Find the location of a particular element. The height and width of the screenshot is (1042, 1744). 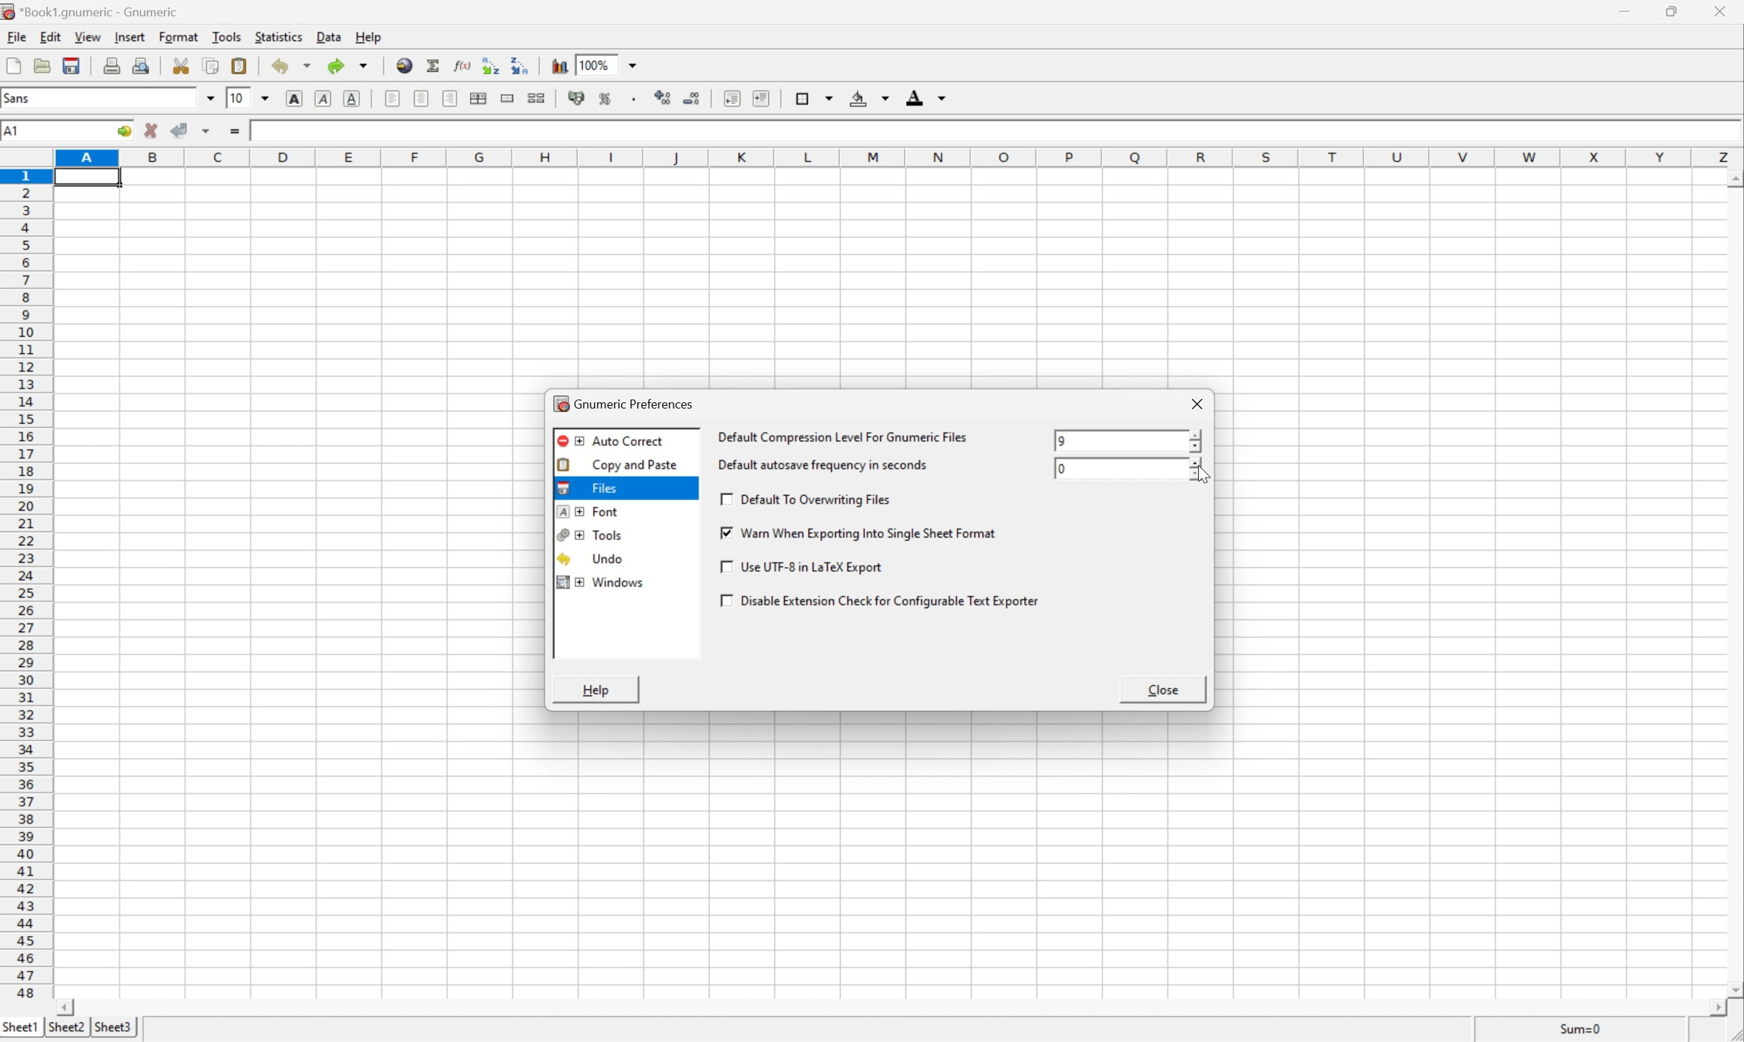

default autosave frequency in seconds is located at coordinates (948, 468).